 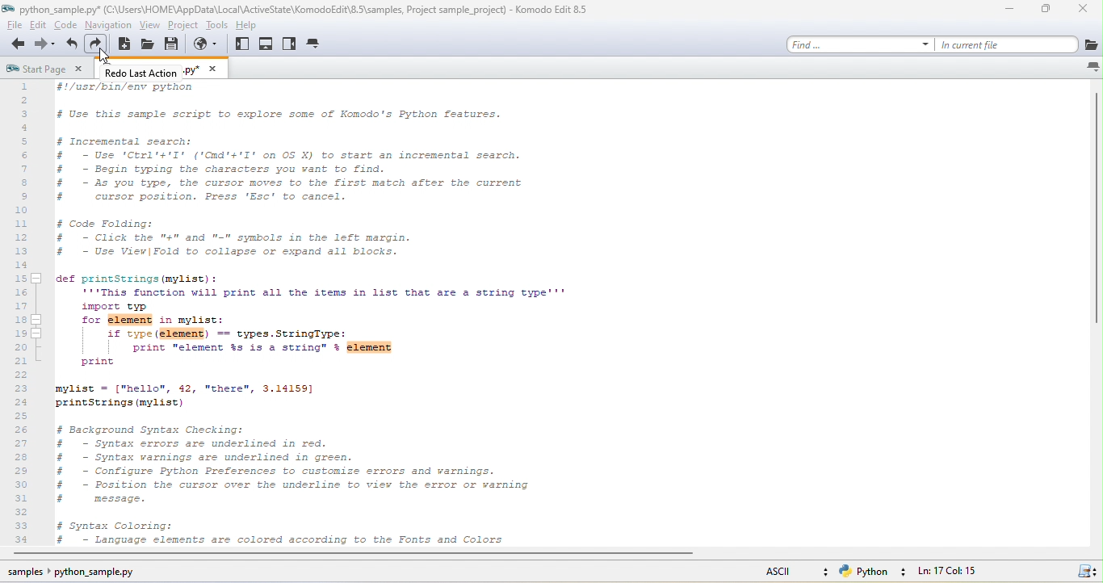 I want to click on file, so click(x=12, y=26).